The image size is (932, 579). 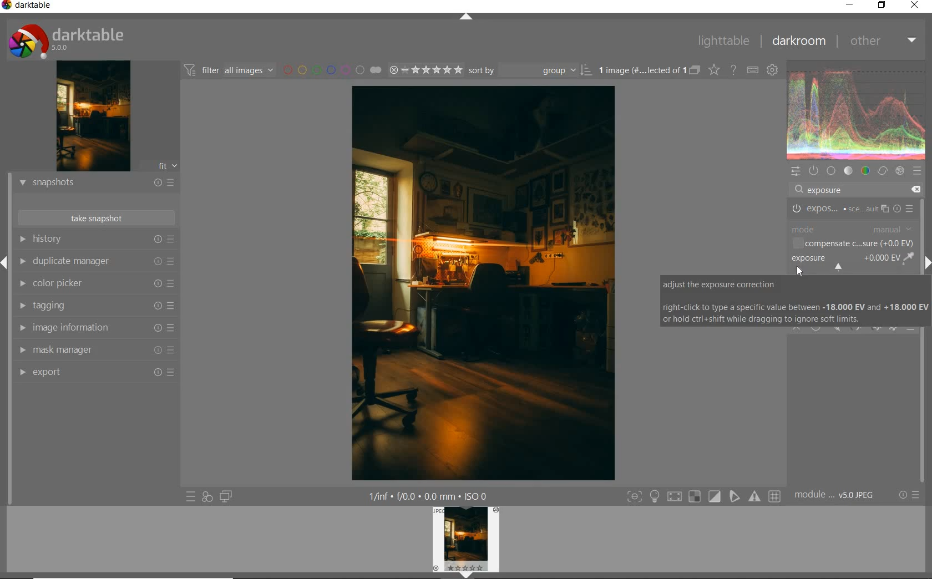 I want to click on minimize, so click(x=849, y=6).